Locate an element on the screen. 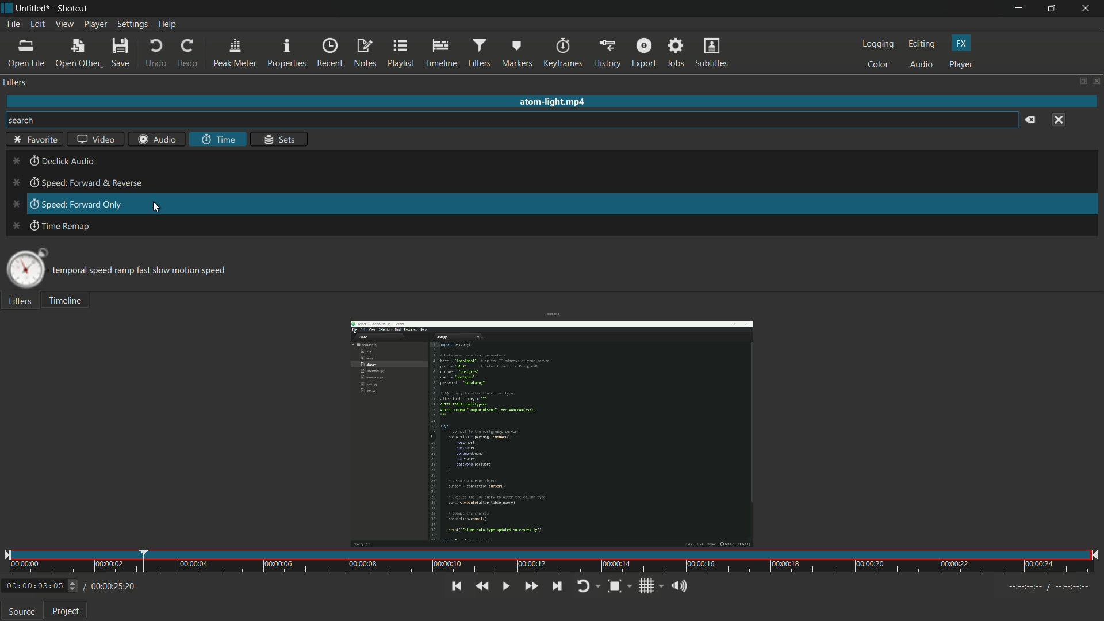  fx is located at coordinates (963, 44).